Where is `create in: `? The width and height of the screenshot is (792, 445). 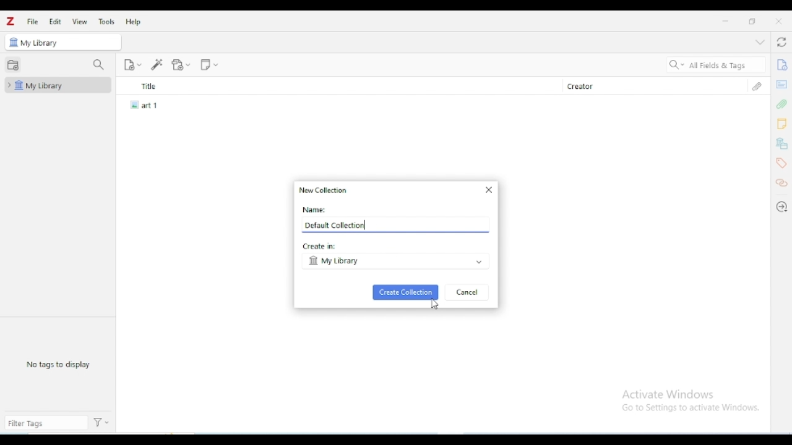
create in:  is located at coordinates (321, 246).